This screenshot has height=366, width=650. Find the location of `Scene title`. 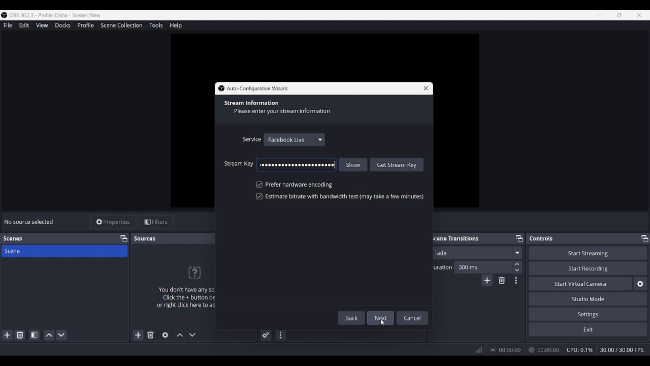

Scene title is located at coordinates (64, 251).